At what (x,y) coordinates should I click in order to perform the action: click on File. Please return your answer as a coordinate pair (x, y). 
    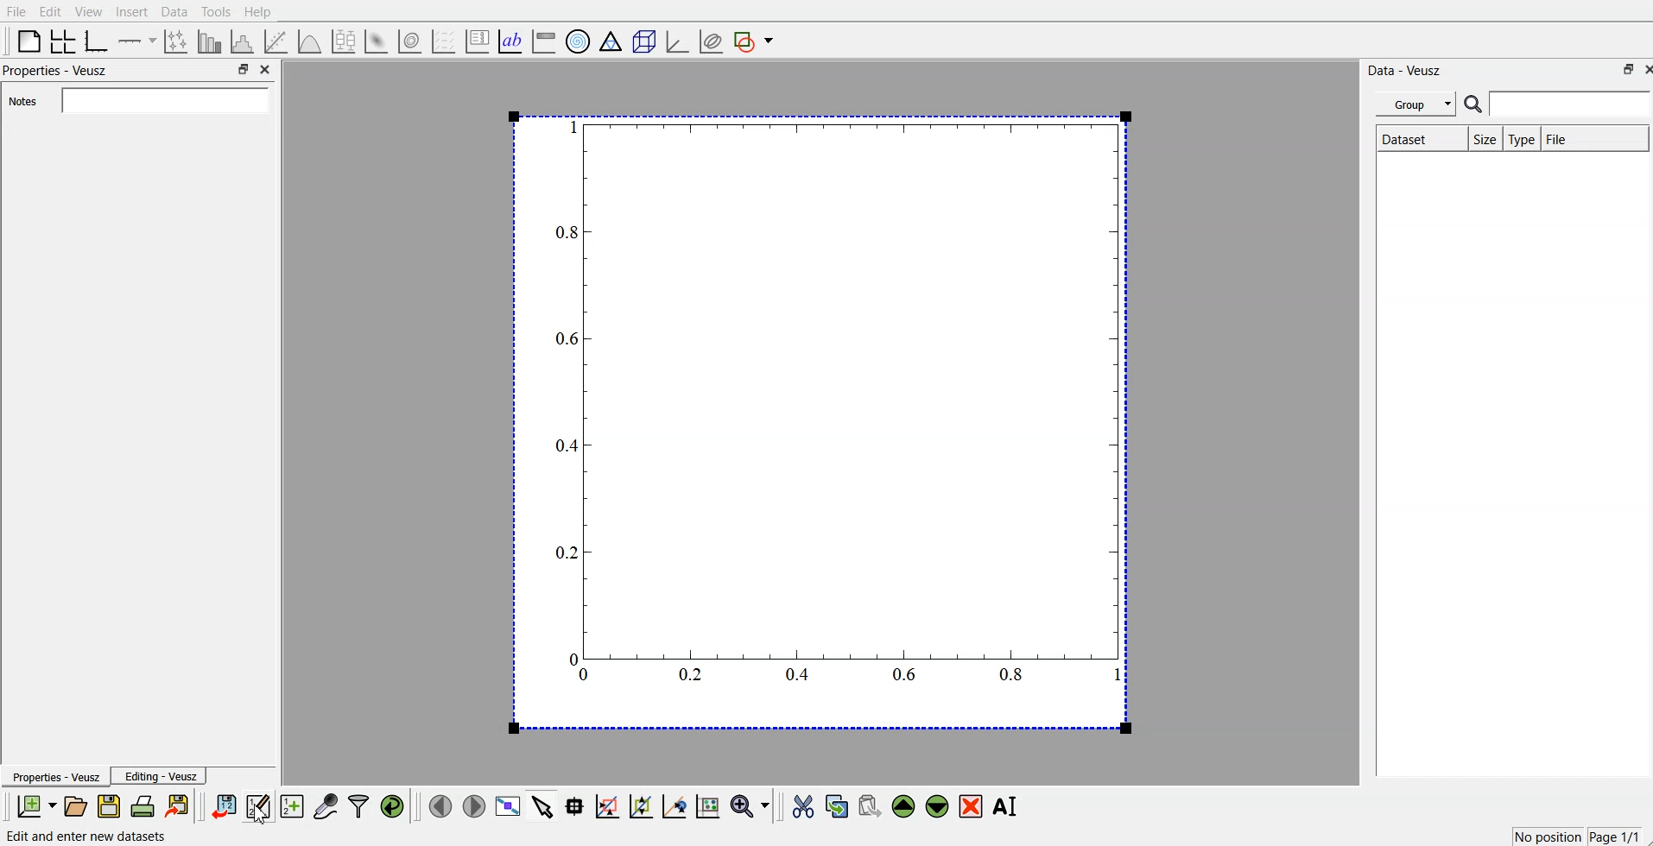
    Looking at the image, I should click on (17, 10).